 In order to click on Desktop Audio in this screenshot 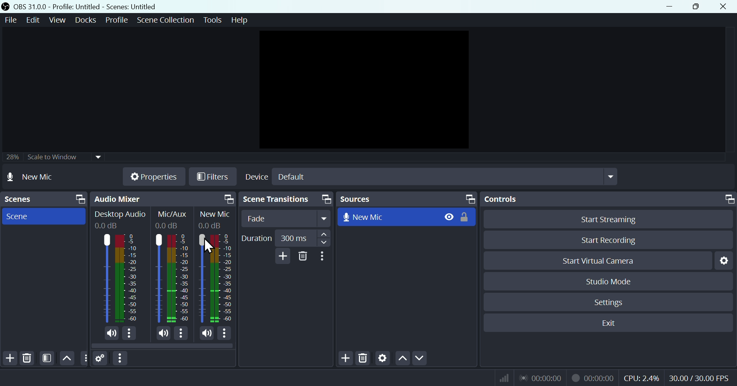, I will do `click(120, 215)`.